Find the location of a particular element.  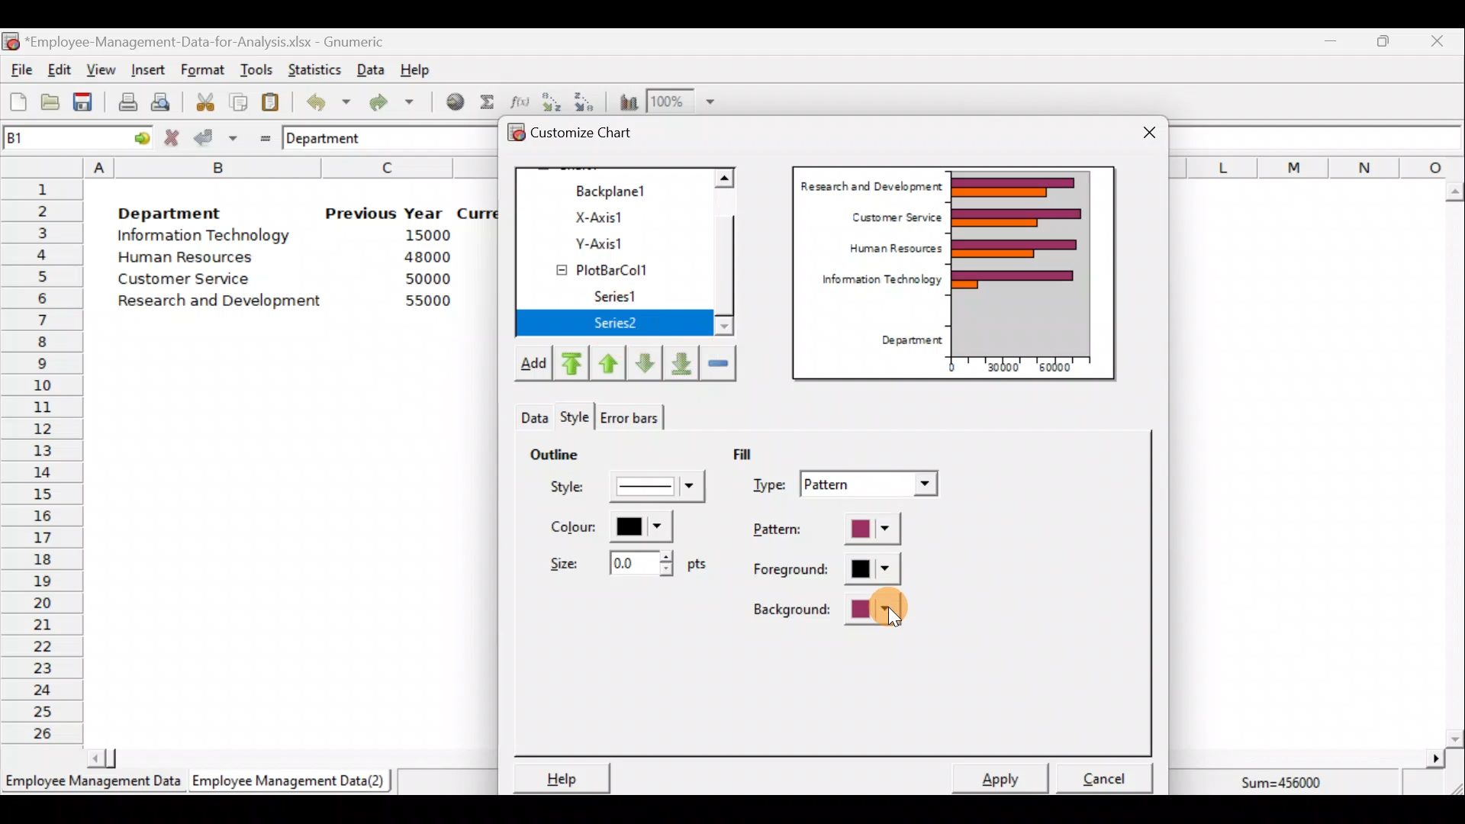

60000" is located at coordinates (1064, 369).